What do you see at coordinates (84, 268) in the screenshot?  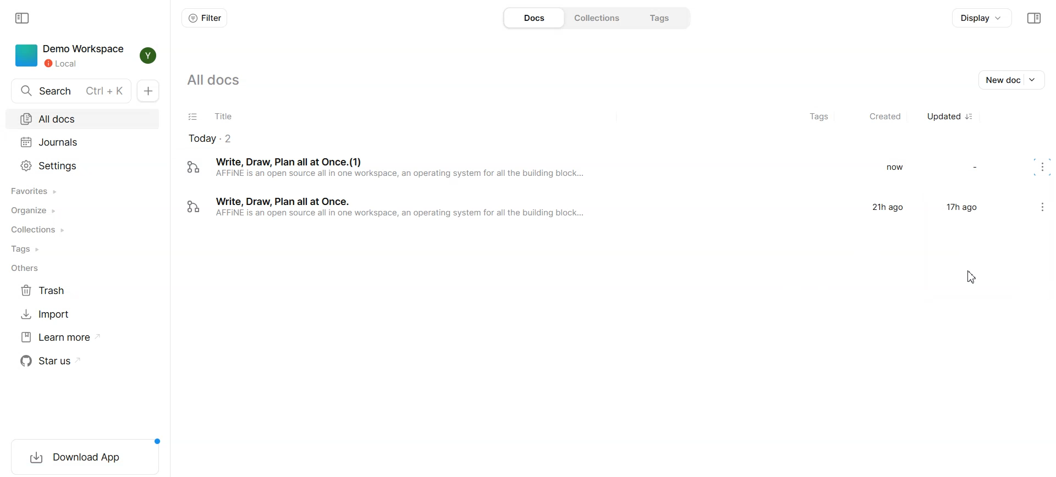 I see `Others` at bounding box center [84, 268].